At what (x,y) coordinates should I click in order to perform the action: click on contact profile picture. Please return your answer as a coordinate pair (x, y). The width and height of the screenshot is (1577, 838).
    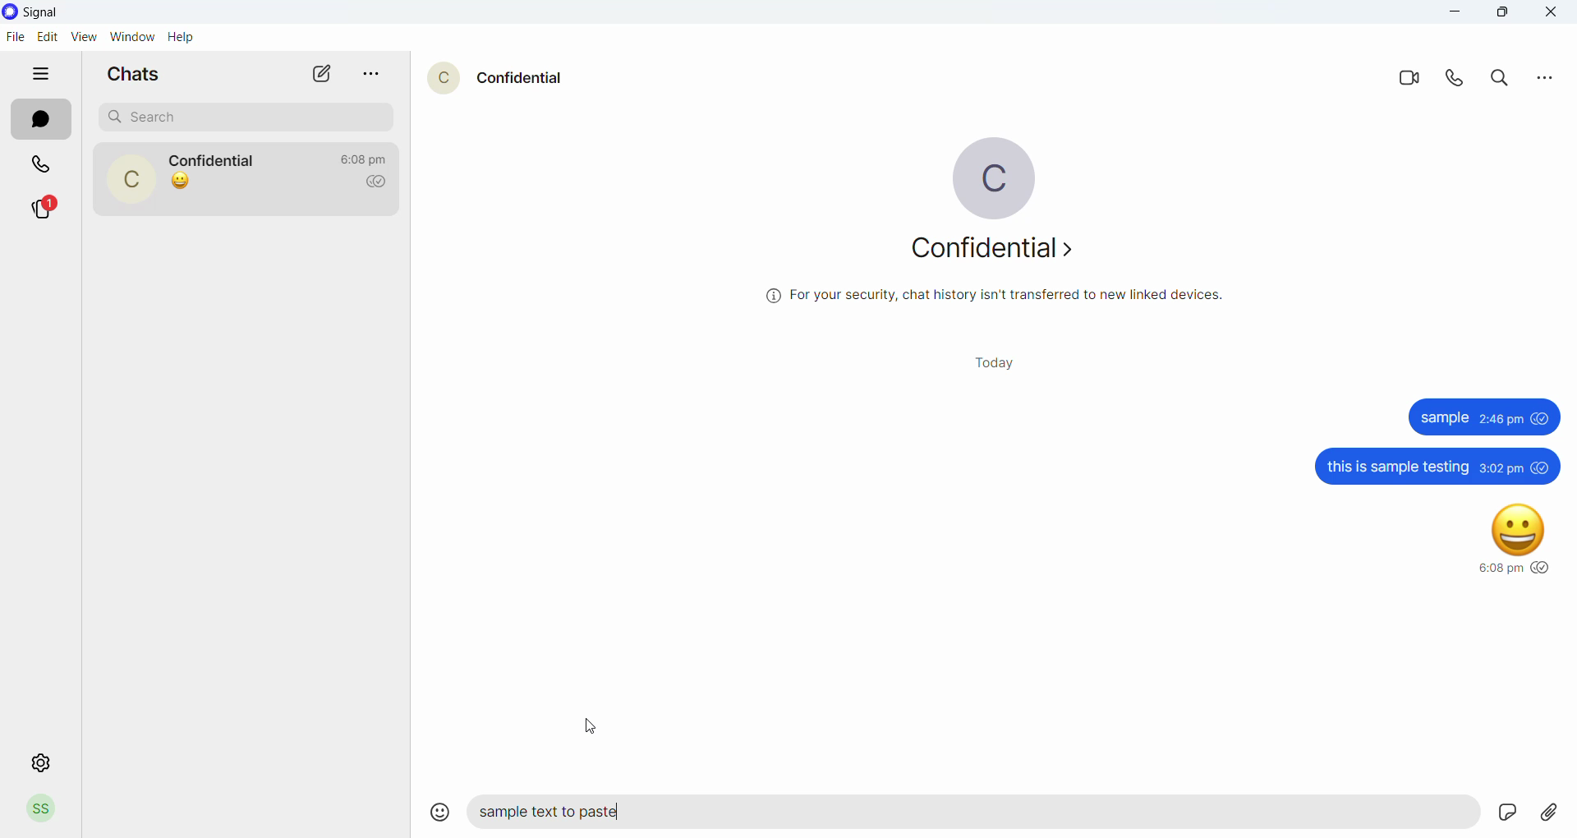
    Looking at the image, I should click on (446, 82).